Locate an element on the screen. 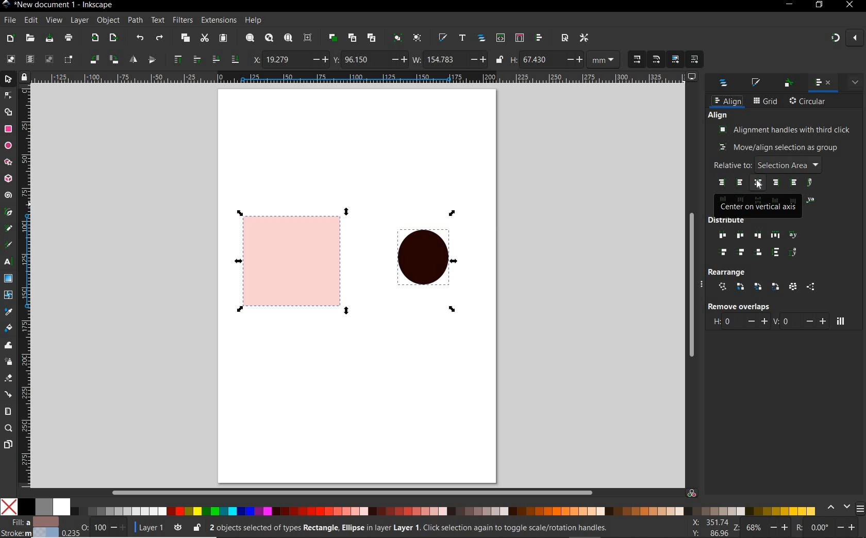 This screenshot has height=538, width=866. view is located at coordinates (54, 19).